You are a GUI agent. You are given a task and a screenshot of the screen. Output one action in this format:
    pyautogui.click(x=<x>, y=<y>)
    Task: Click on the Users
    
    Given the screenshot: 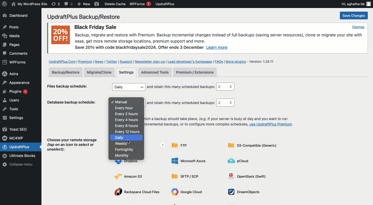 What is the action you would take?
    pyautogui.click(x=16, y=101)
    